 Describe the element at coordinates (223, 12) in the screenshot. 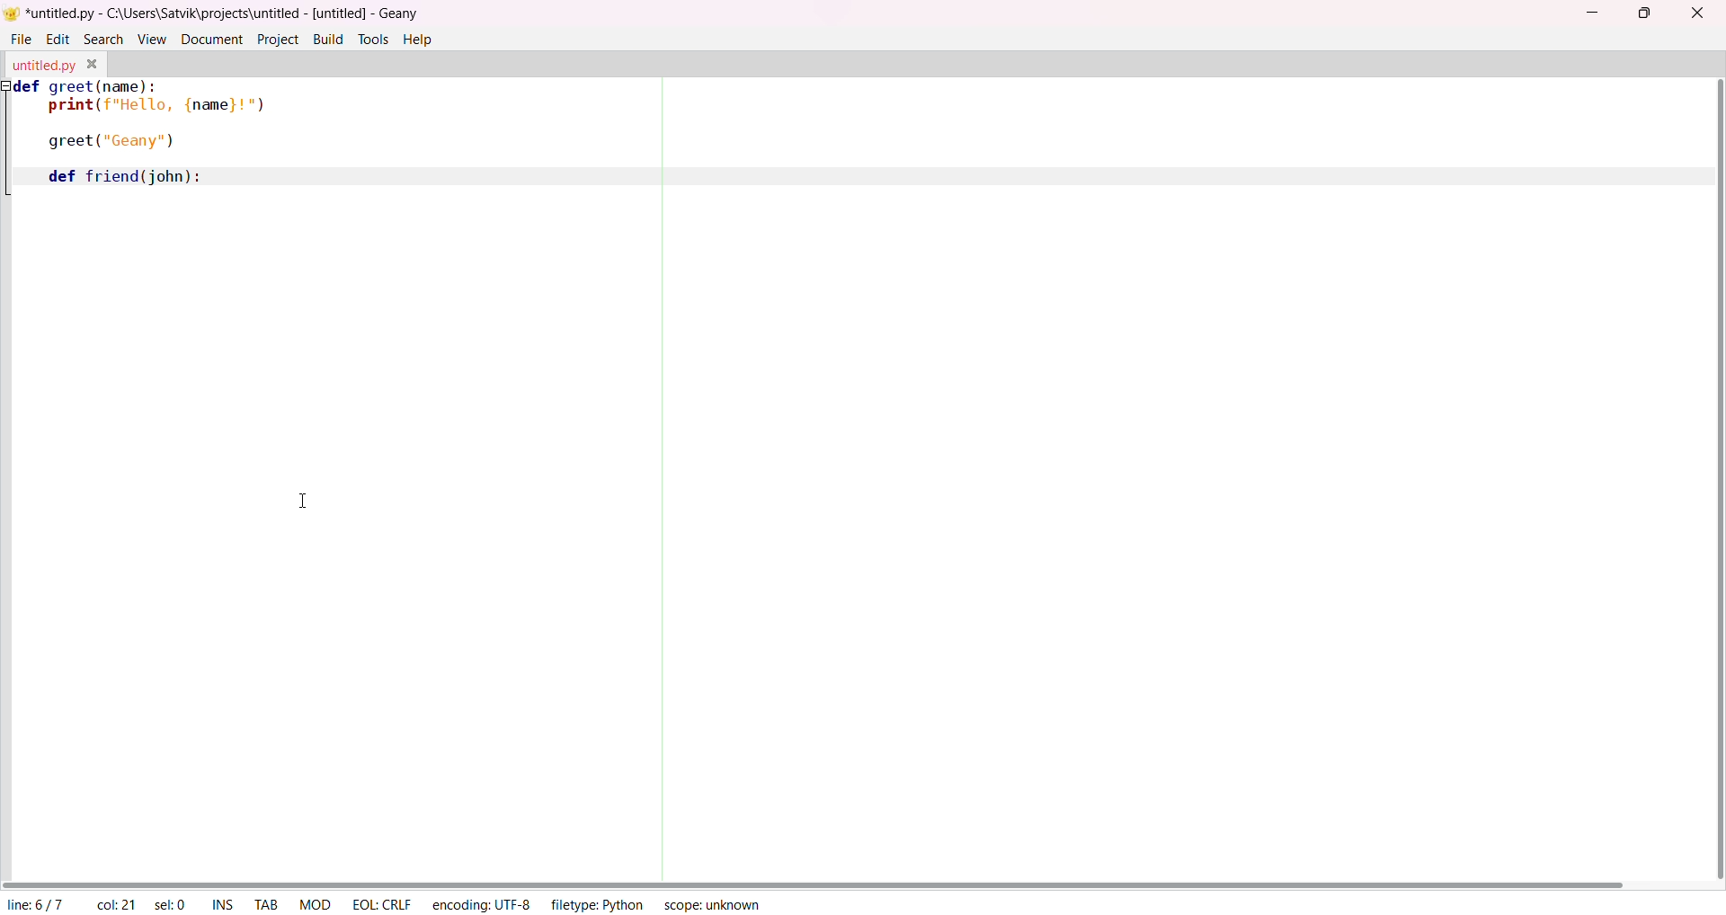

I see `*untitled.py - C:\Users\Satvik\projects\untitled - [untitled] - Geany` at that location.